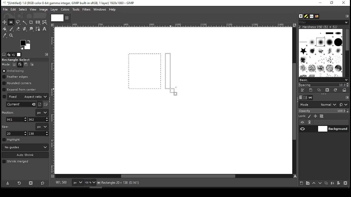 This screenshot has width=351, height=197. What do you see at coordinates (61, 182) in the screenshot?
I see `818,363` at bounding box center [61, 182].